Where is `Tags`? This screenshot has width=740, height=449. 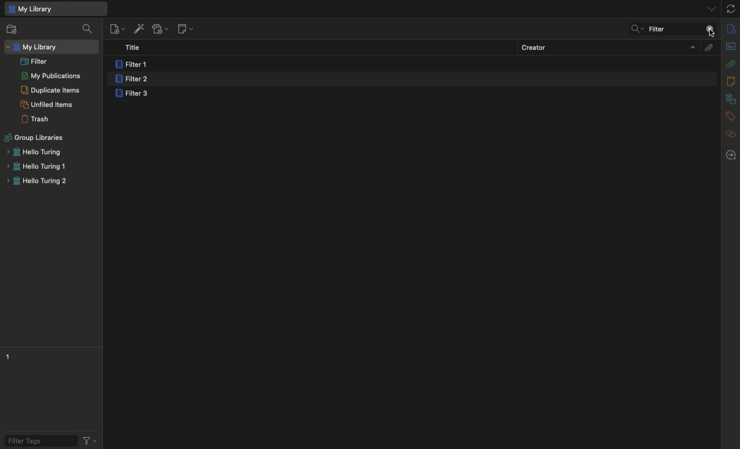
Tags is located at coordinates (731, 117).